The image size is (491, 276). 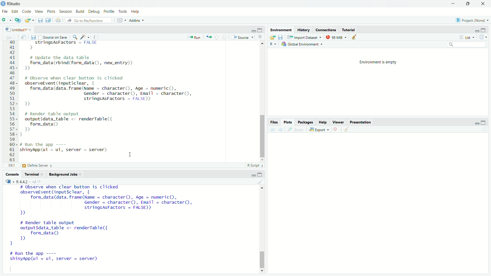 I want to click on new file, so click(x=6, y=20).